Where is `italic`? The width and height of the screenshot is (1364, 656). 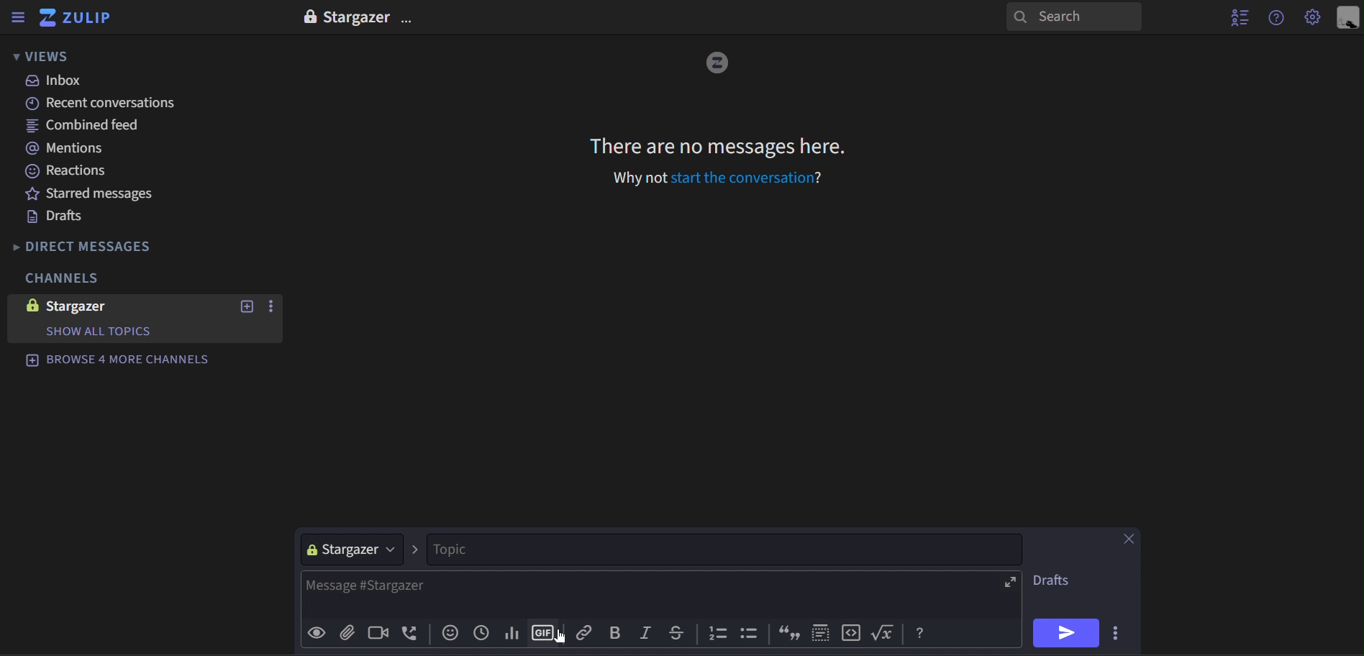 italic is located at coordinates (648, 635).